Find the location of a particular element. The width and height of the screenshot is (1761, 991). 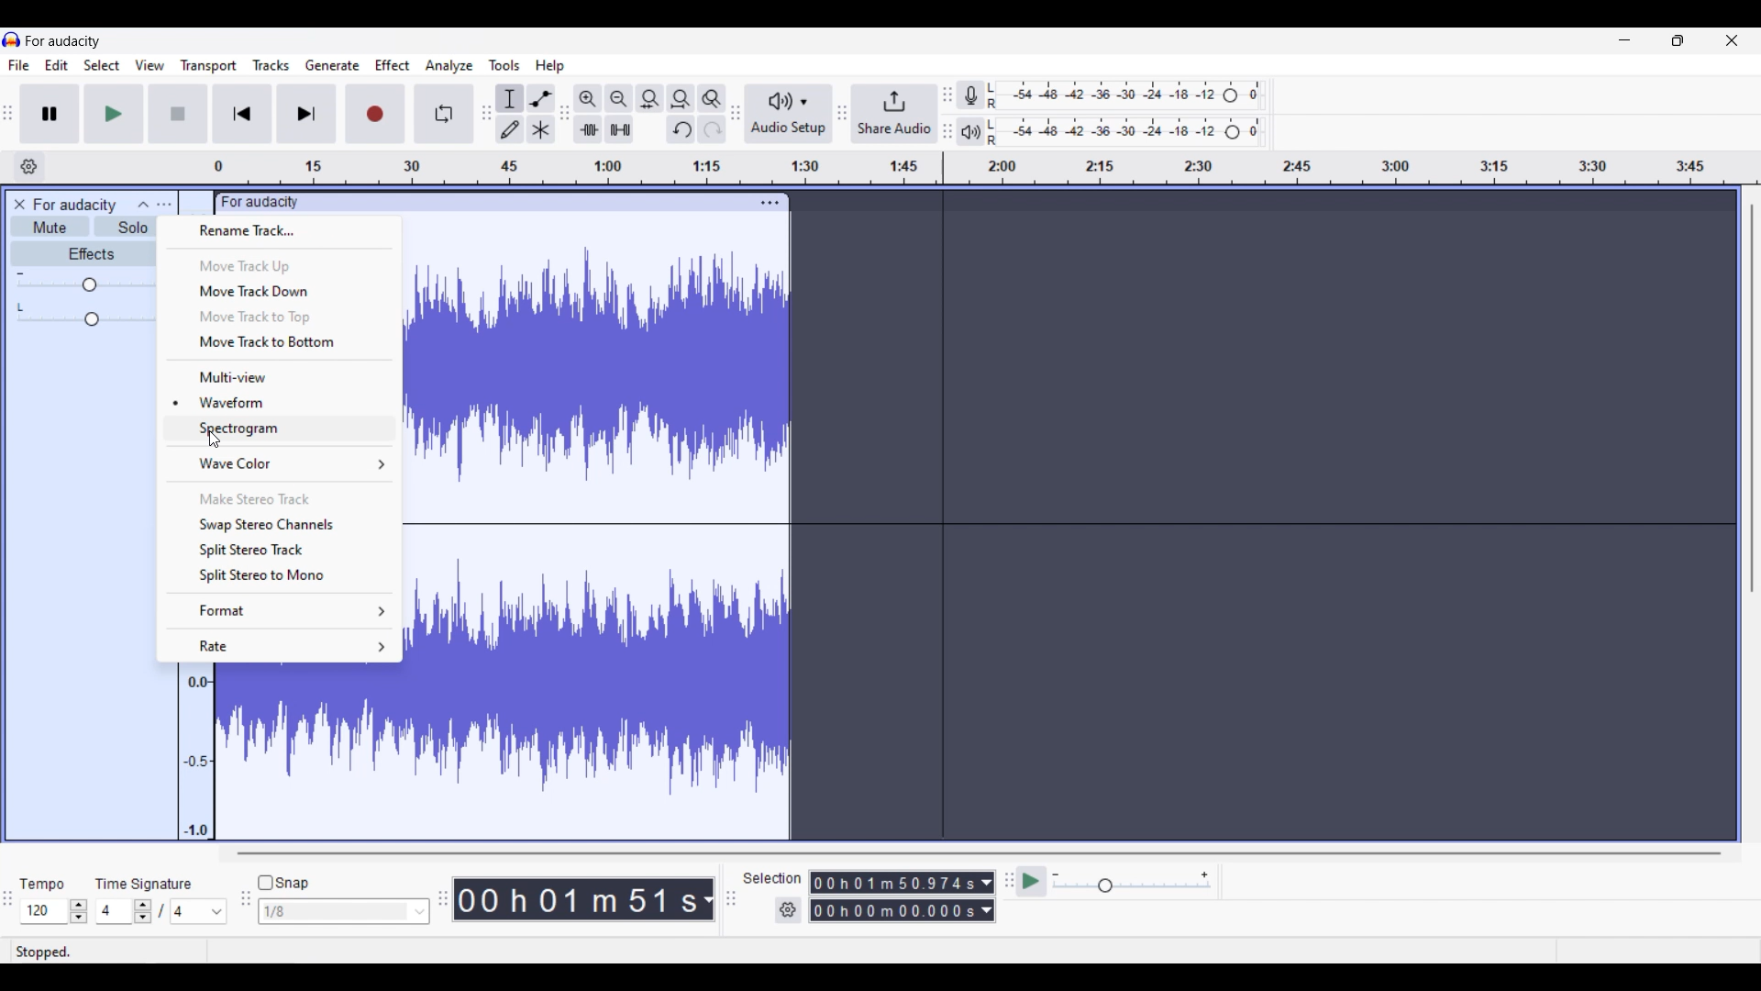

Horizontal slide bar is located at coordinates (978, 852).